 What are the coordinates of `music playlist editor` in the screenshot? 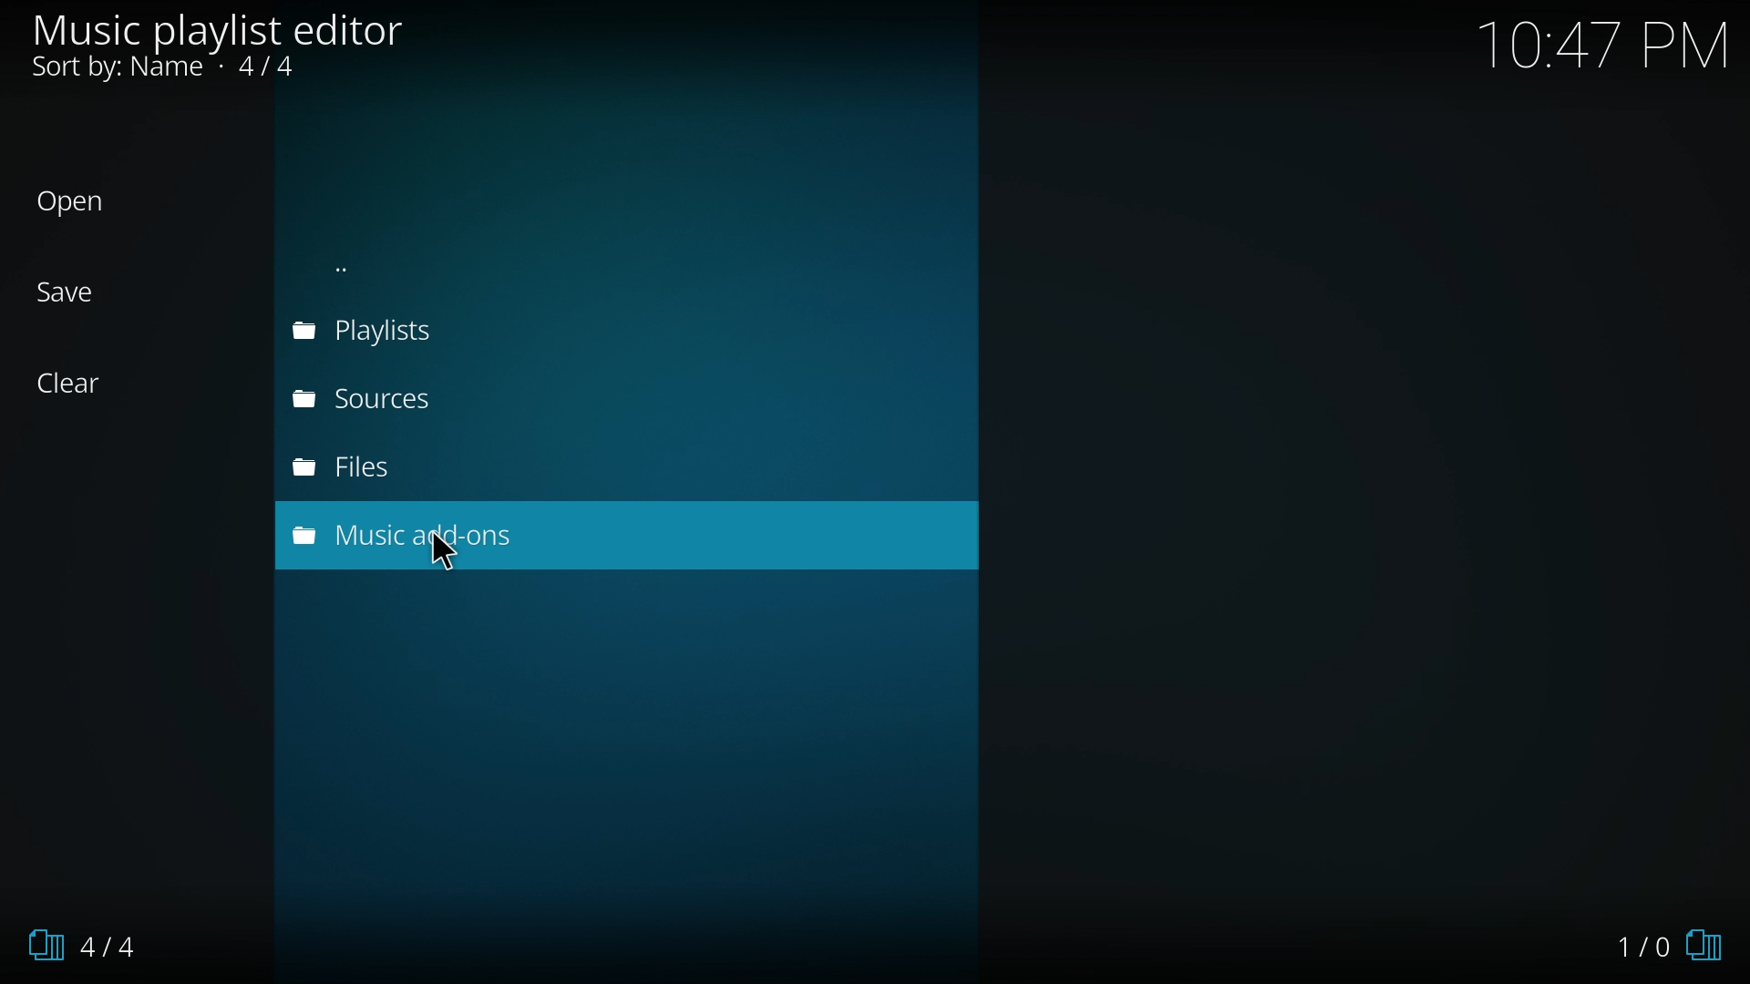 It's located at (242, 52).